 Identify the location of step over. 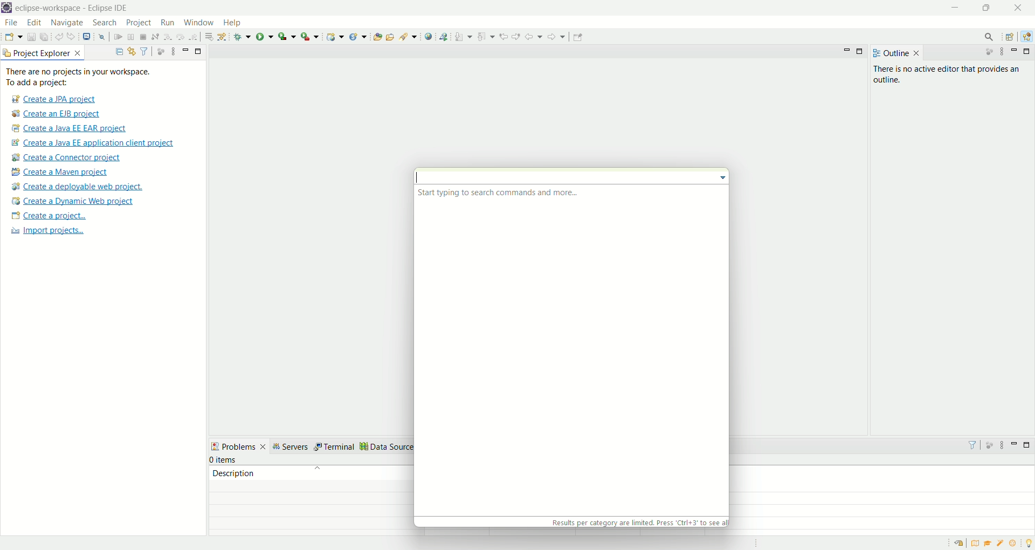
(180, 37).